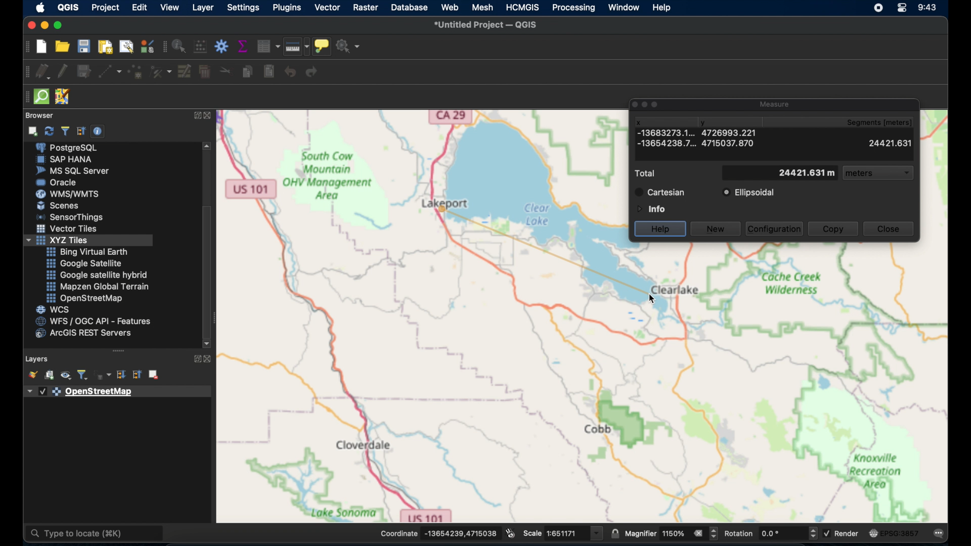 The height and width of the screenshot is (546, 971). What do you see at coordinates (672, 534) in the screenshot?
I see `magnifier` at bounding box center [672, 534].